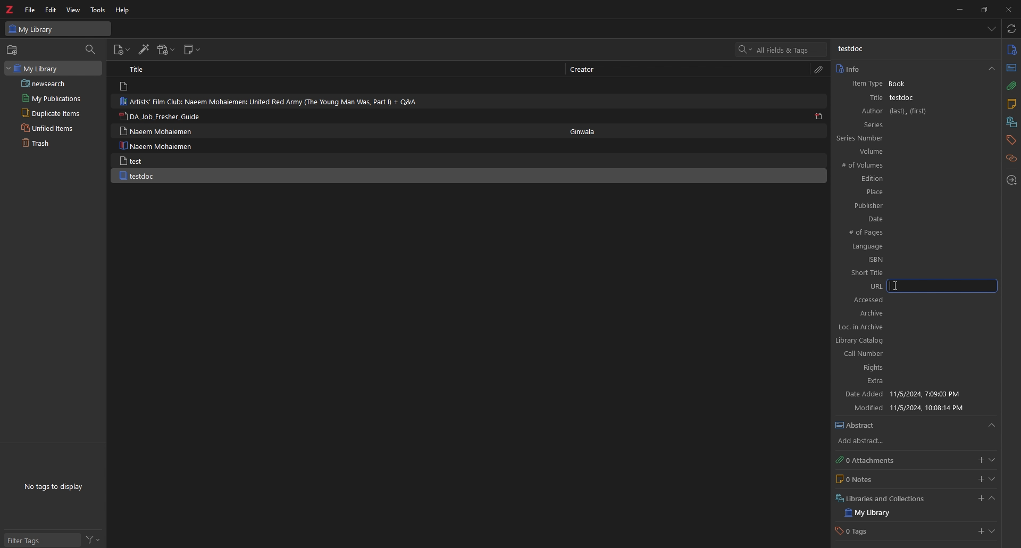 The image size is (1021, 548). I want to click on Libraries and Collections, so click(884, 499).